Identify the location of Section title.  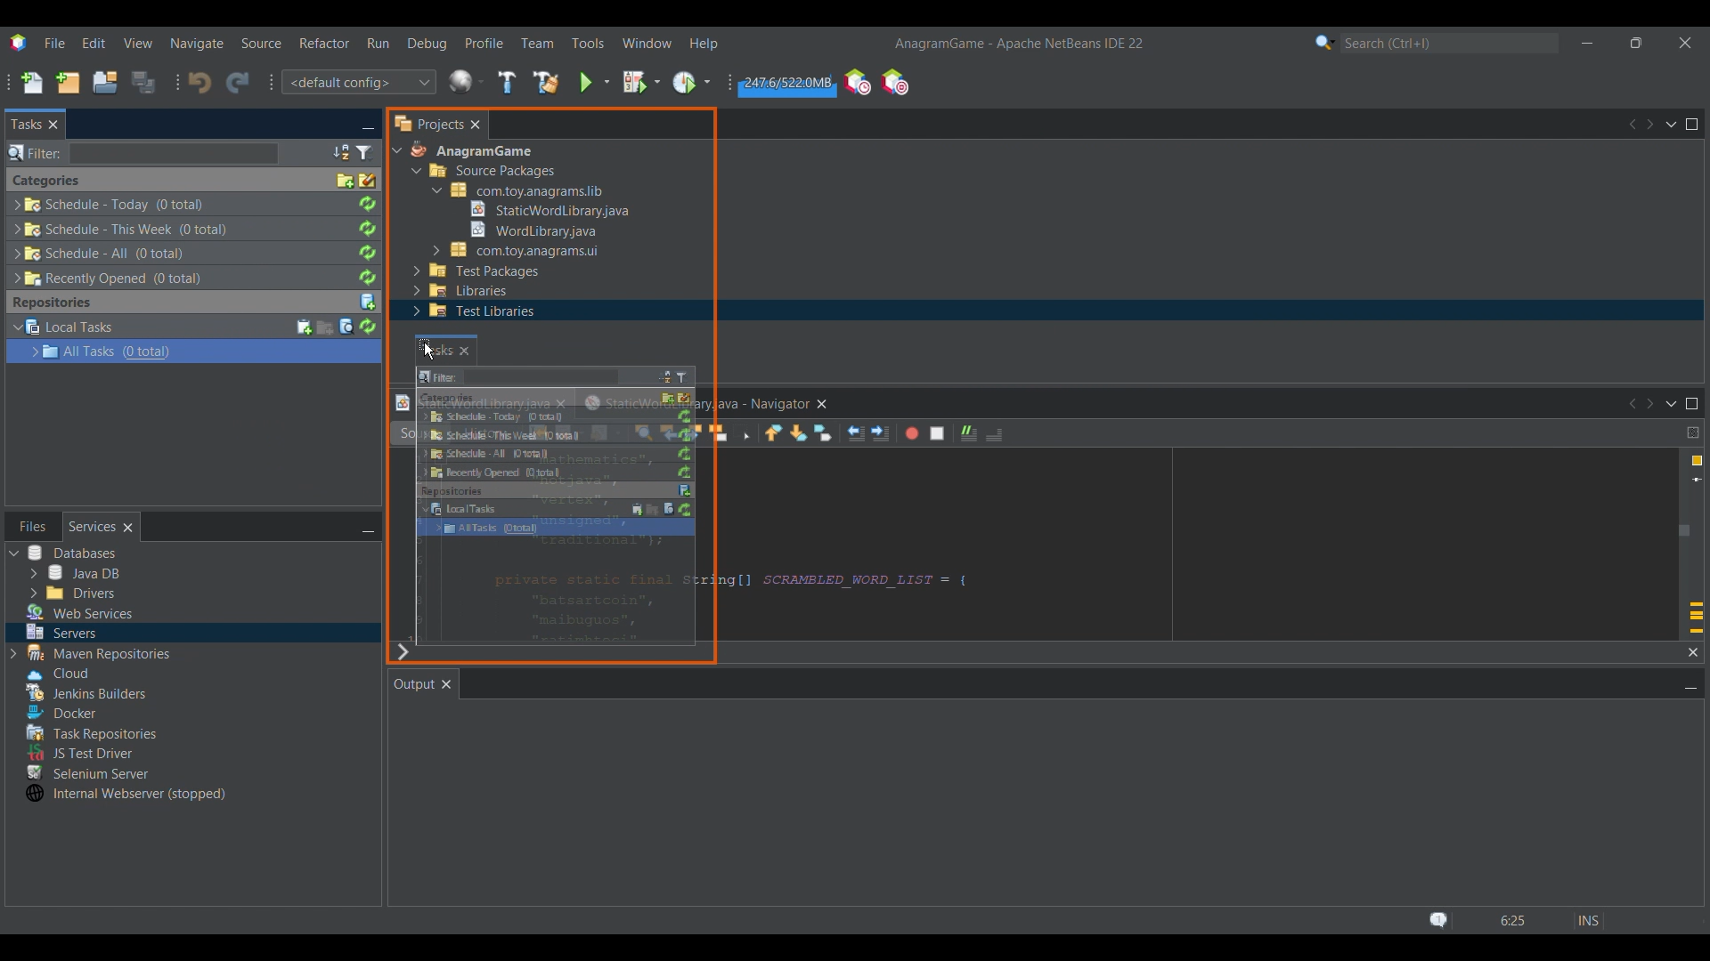
(52, 303).